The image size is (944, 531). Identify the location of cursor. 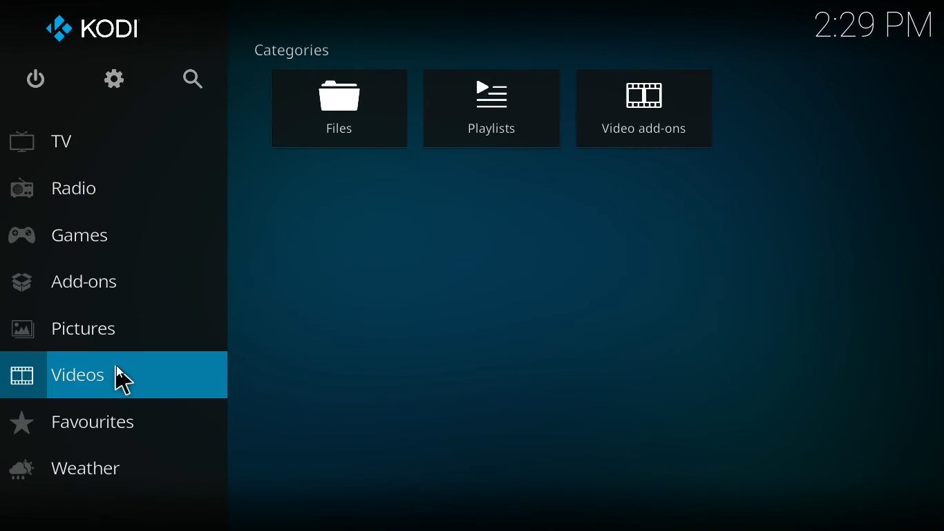
(124, 380).